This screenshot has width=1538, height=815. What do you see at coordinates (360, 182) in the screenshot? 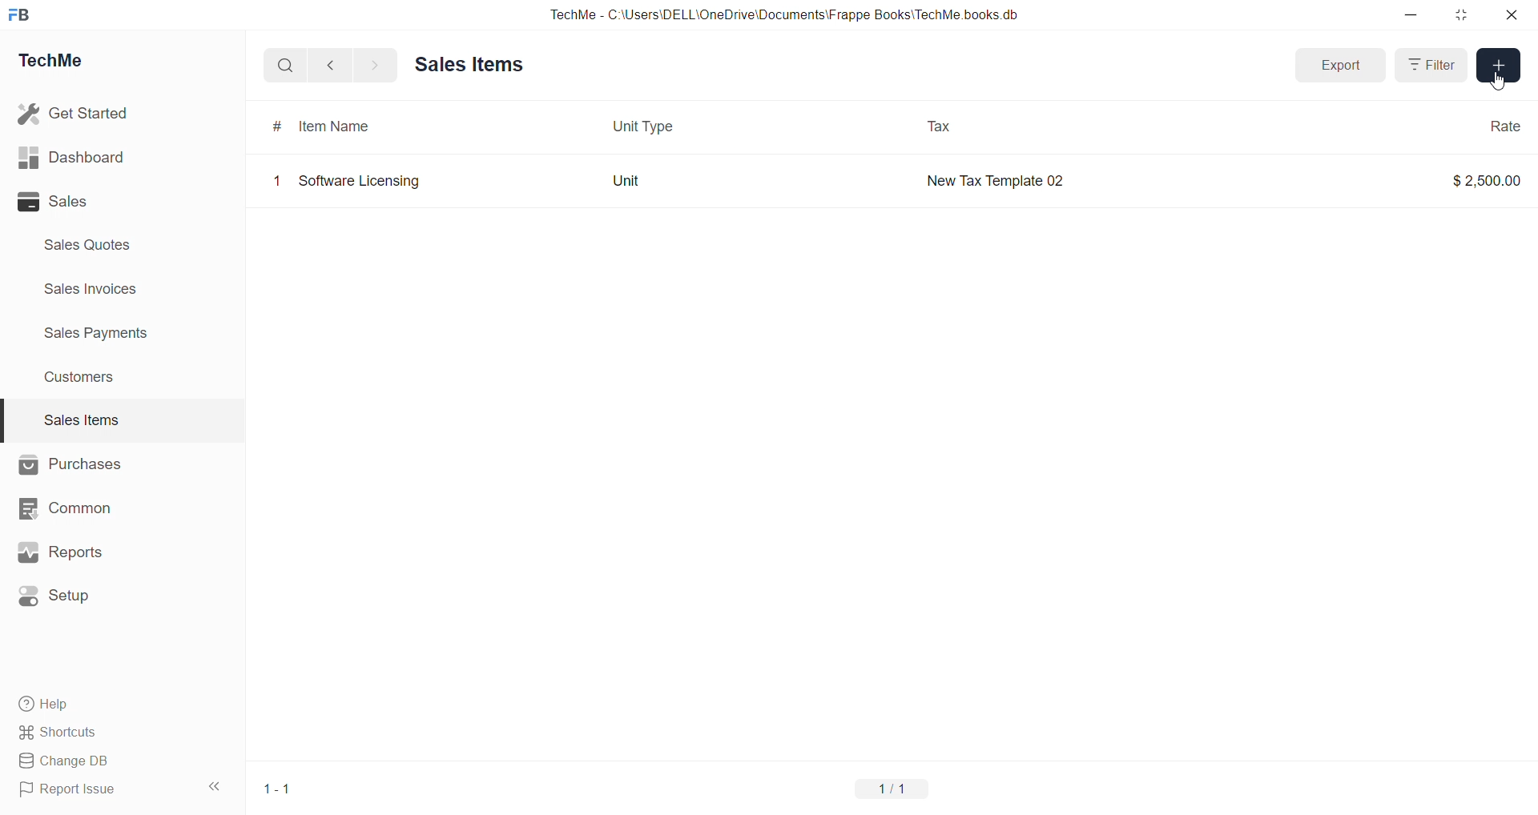
I see `Software Licensing` at bounding box center [360, 182].